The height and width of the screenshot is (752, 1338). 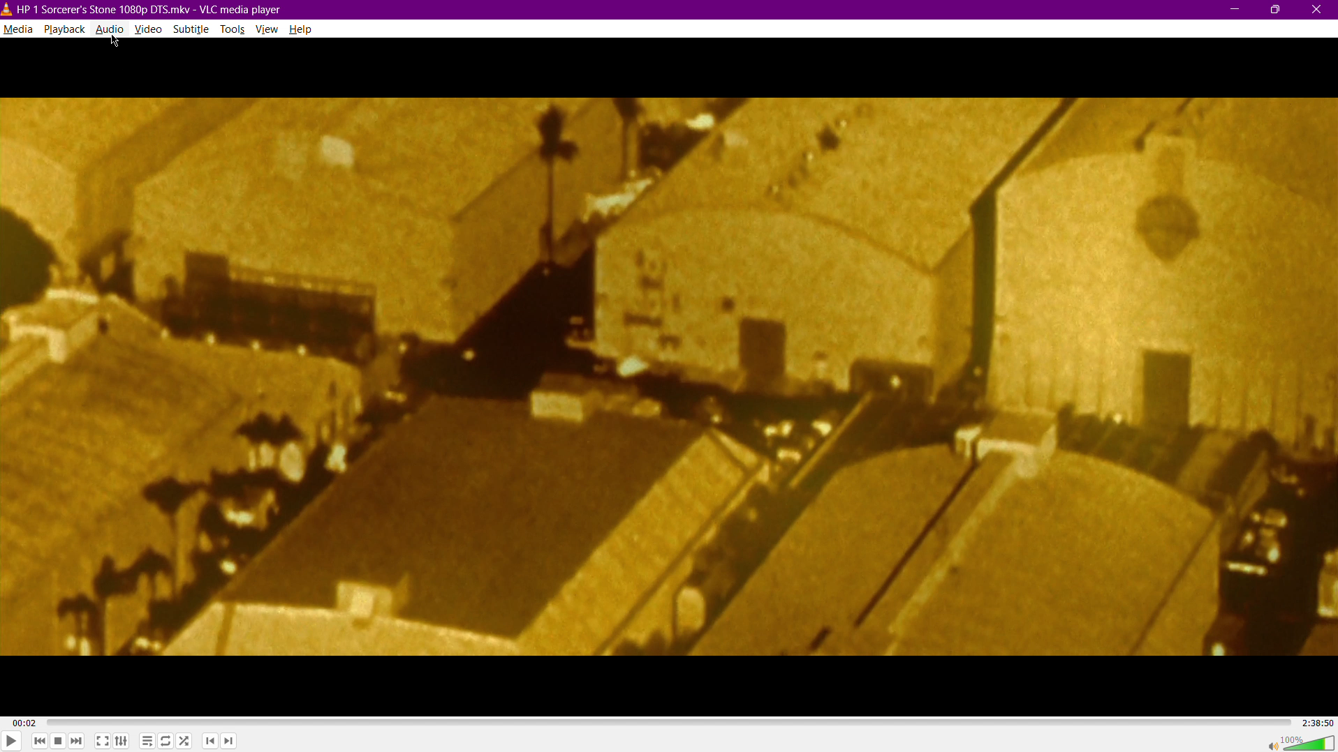 What do you see at coordinates (64, 29) in the screenshot?
I see `Playback` at bounding box center [64, 29].